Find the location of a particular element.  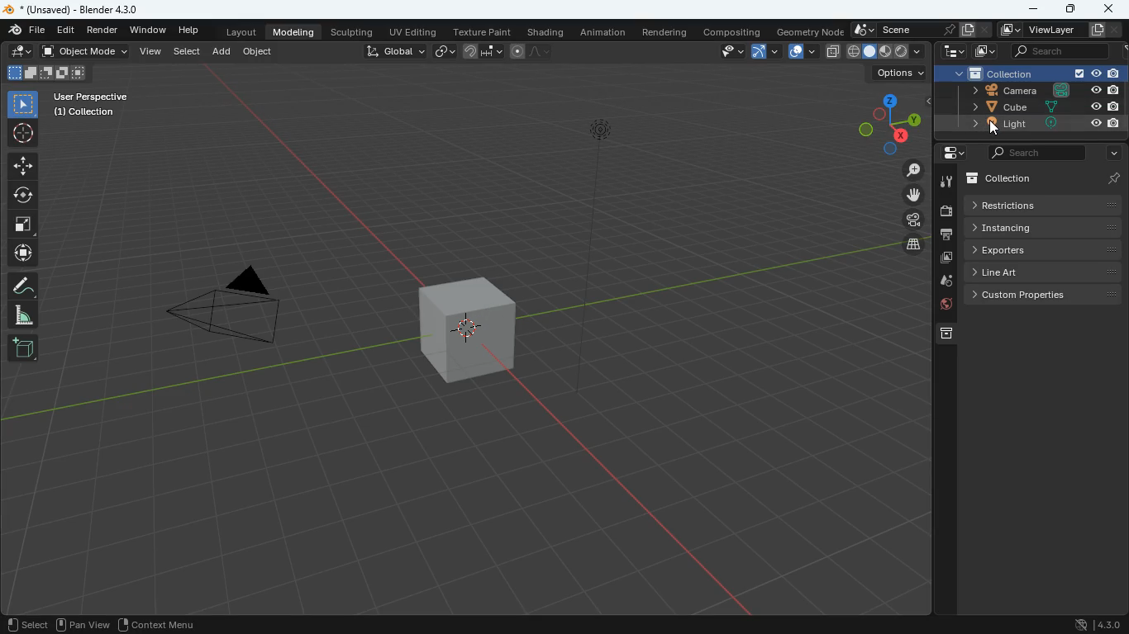

layout is located at coordinates (243, 31).